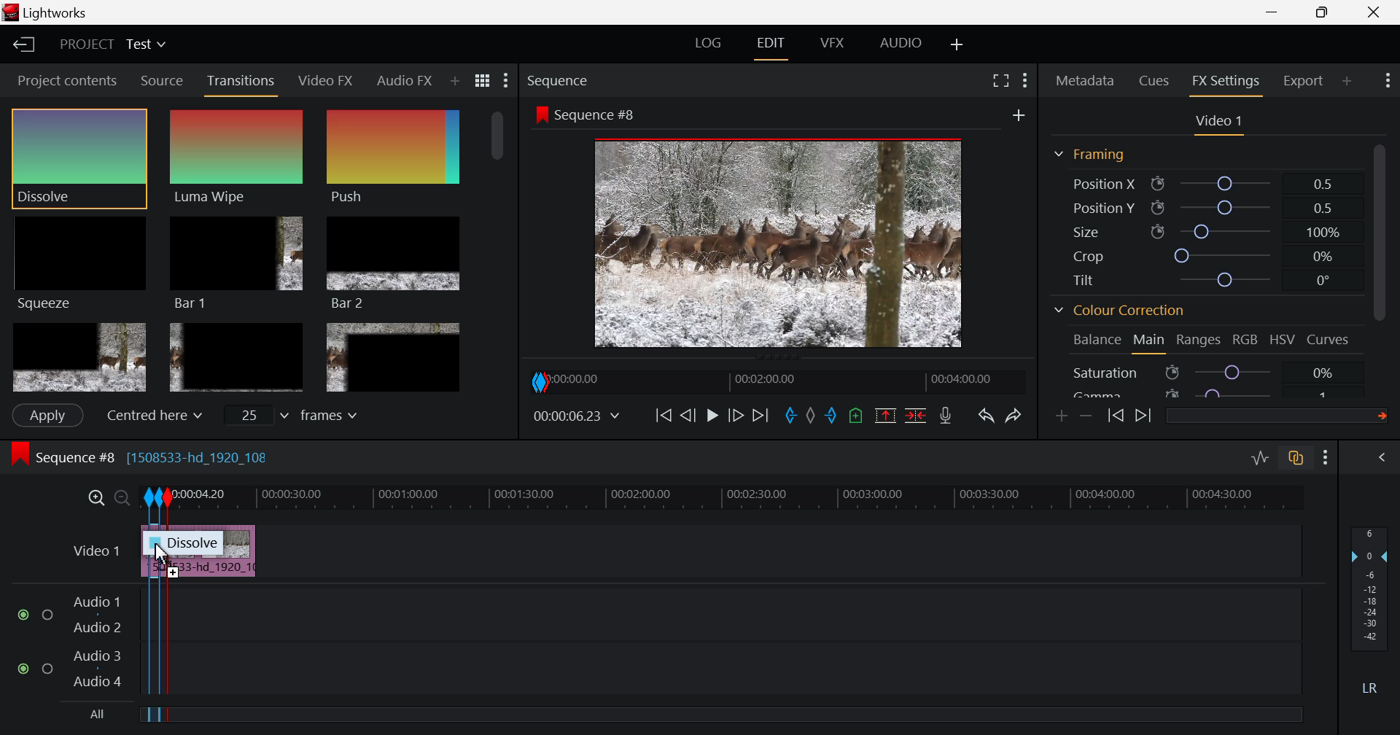 The width and height of the screenshot is (1400, 735). Describe the element at coordinates (1143, 417) in the screenshot. I see `Next keyframe` at that location.